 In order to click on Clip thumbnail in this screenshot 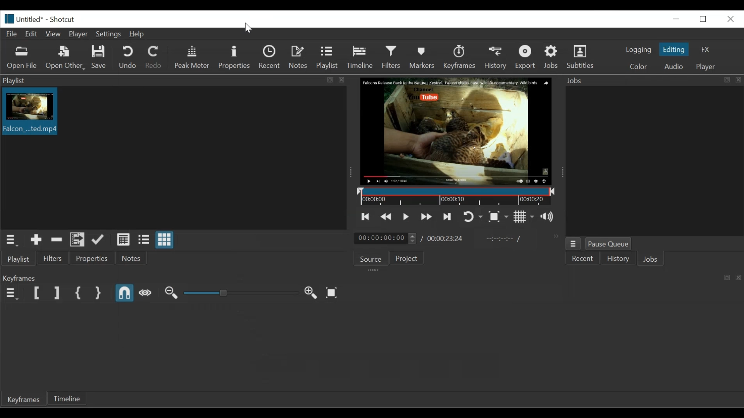, I will do `click(175, 159)`.